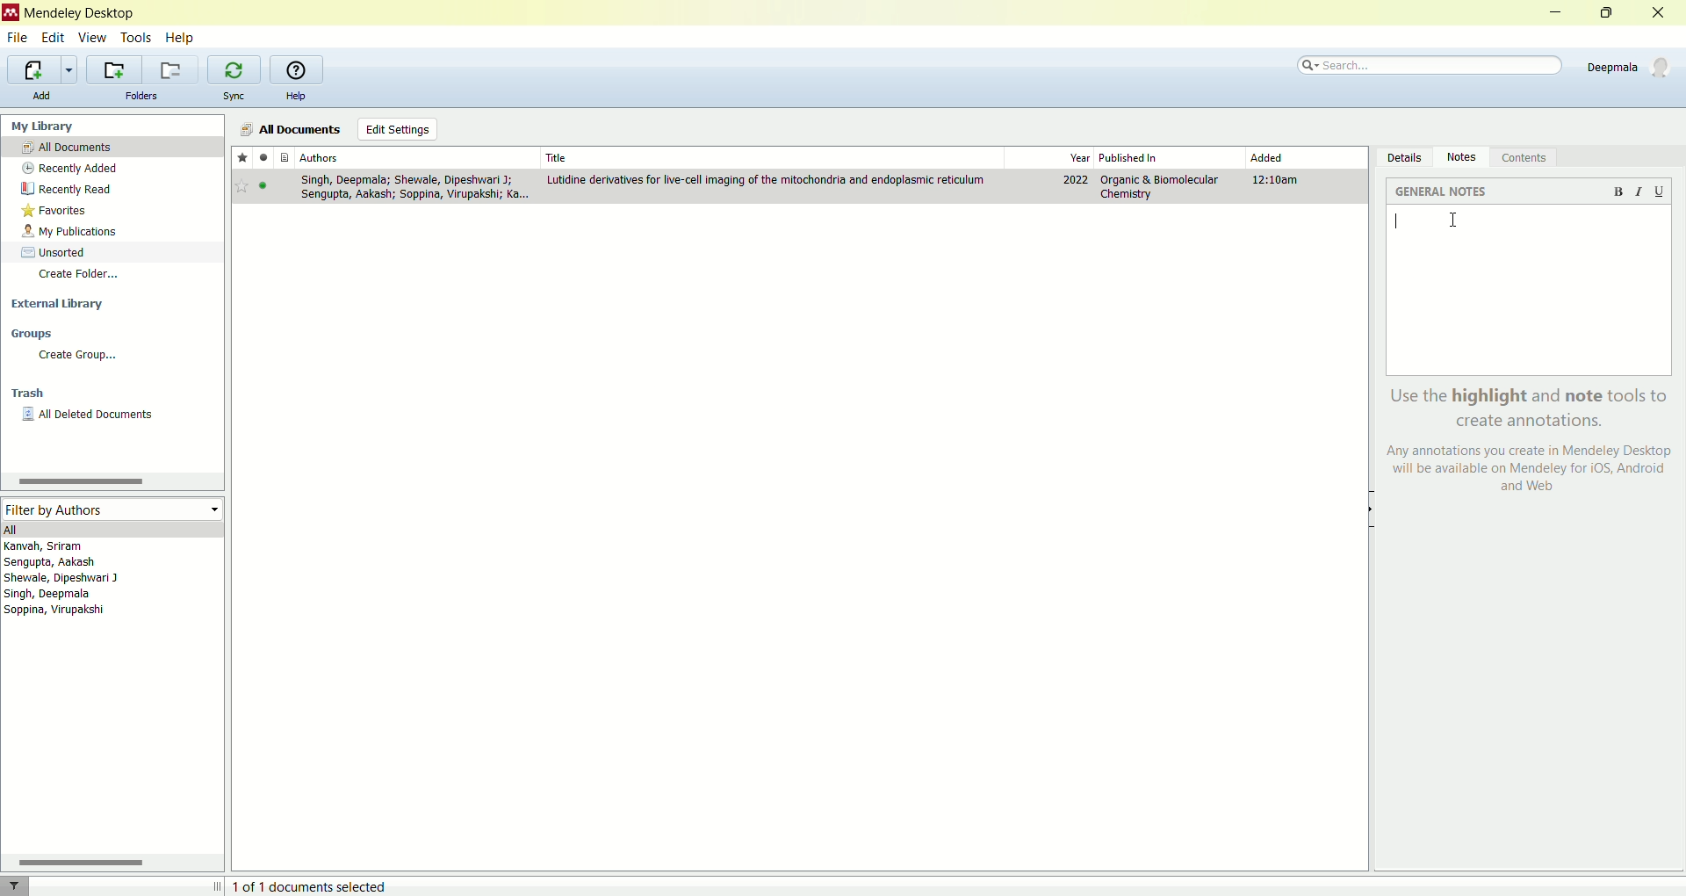 This screenshot has height=896, width=1686. What do you see at coordinates (82, 14) in the screenshot?
I see `Mendeley desktop` at bounding box center [82, 14].